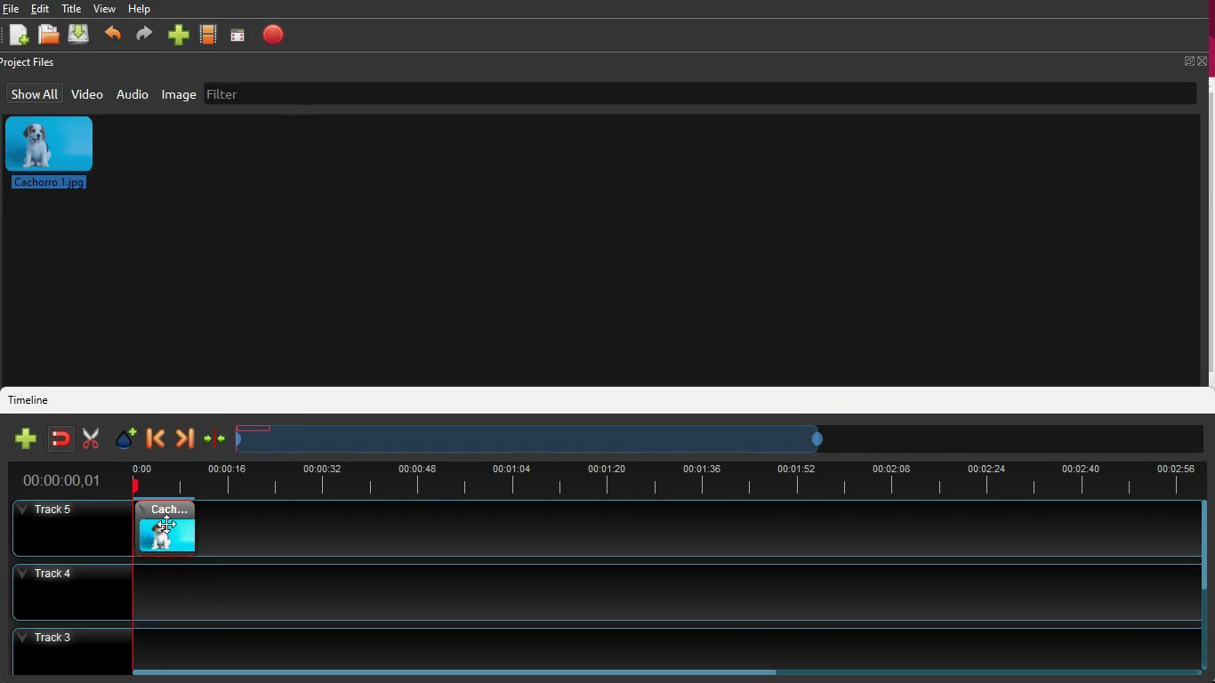 Image resolution: width=1215 pixels, height=683 pixels. What do you see at coordinates (72, 7) in the screenshot?
I see `title` at bounding box center [72, 7].